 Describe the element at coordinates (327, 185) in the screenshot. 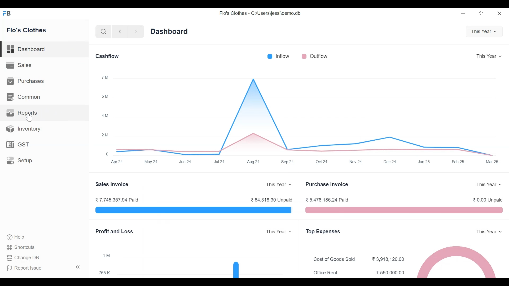

I see `Purchase Invoice` at that location.